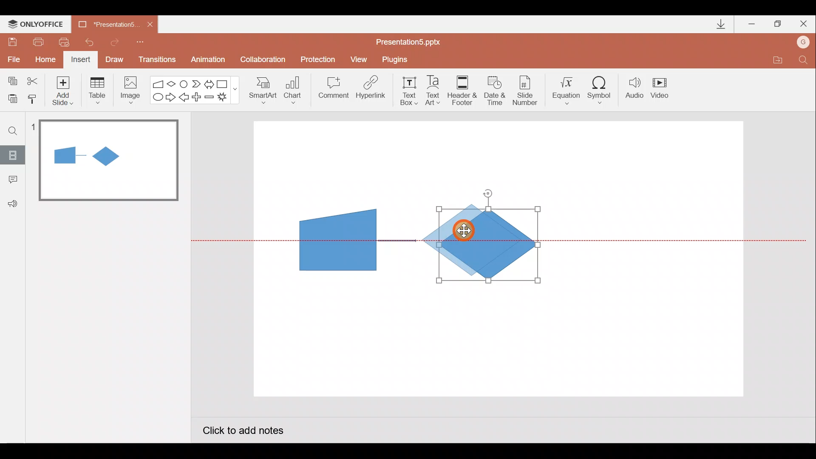  What do you see at coordinates (435, 90) in the screenshot?
I see `Text Art` at bounding box center [435, 90].